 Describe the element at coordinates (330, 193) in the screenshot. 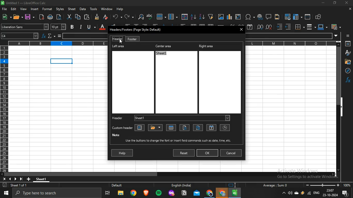

I see `date and time` at that location.